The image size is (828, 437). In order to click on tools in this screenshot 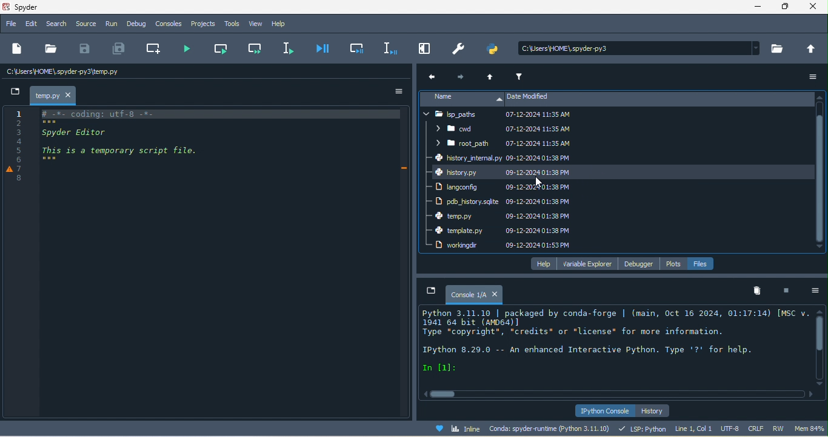, I will do `click(235, 23)`.